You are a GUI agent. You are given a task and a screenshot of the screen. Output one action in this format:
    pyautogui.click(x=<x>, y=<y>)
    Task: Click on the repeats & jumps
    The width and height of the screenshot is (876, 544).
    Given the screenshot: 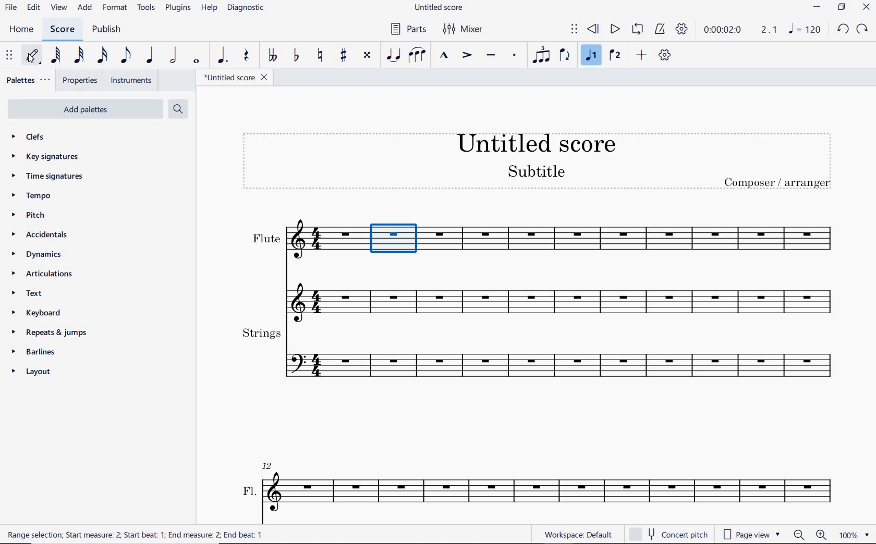 What is the action you would take?
    pyautogui.click(x=47, y=332)
    